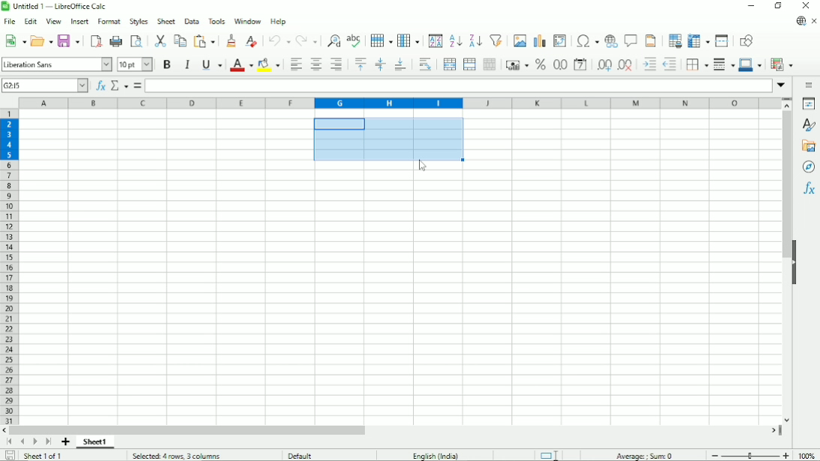  I want to click on Column headings, so click(399, 103).